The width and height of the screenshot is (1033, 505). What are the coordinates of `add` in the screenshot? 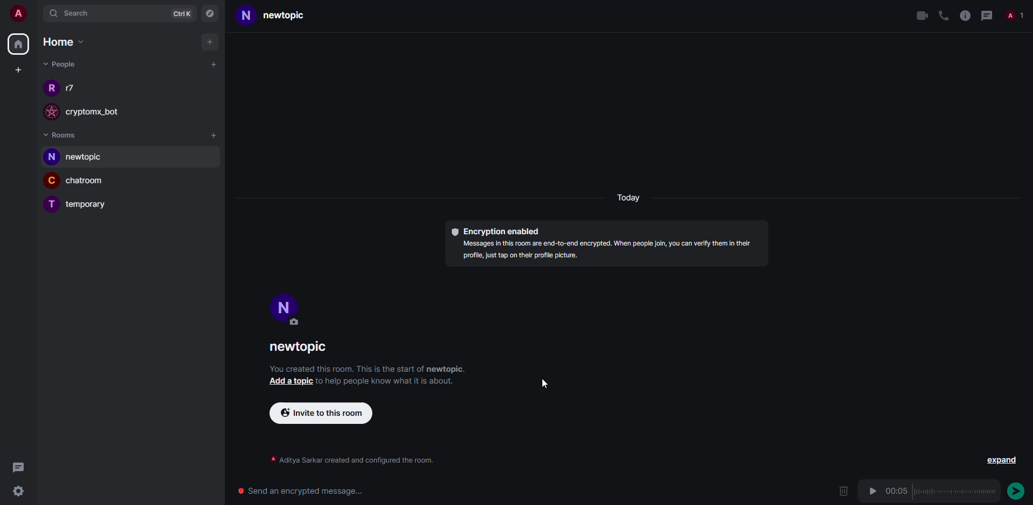 It's located at (208, 41).